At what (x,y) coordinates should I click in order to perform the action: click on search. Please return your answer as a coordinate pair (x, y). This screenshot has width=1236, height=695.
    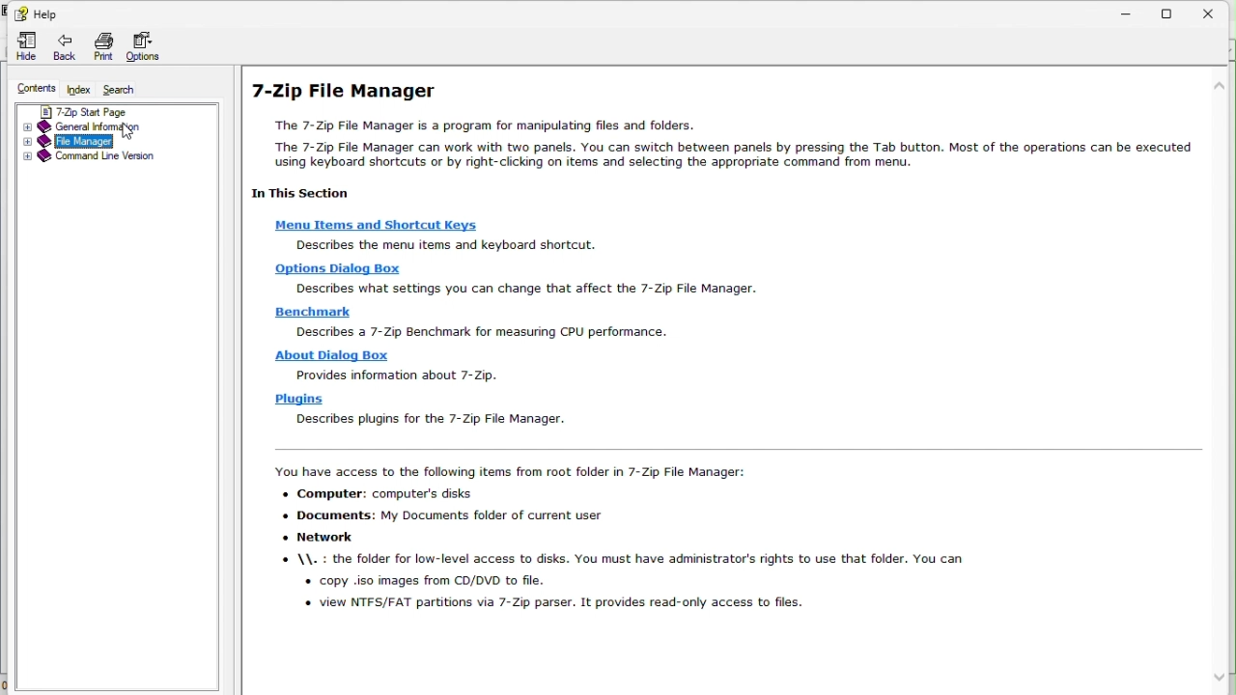
    Looking at the image, I should click on (127, 91).